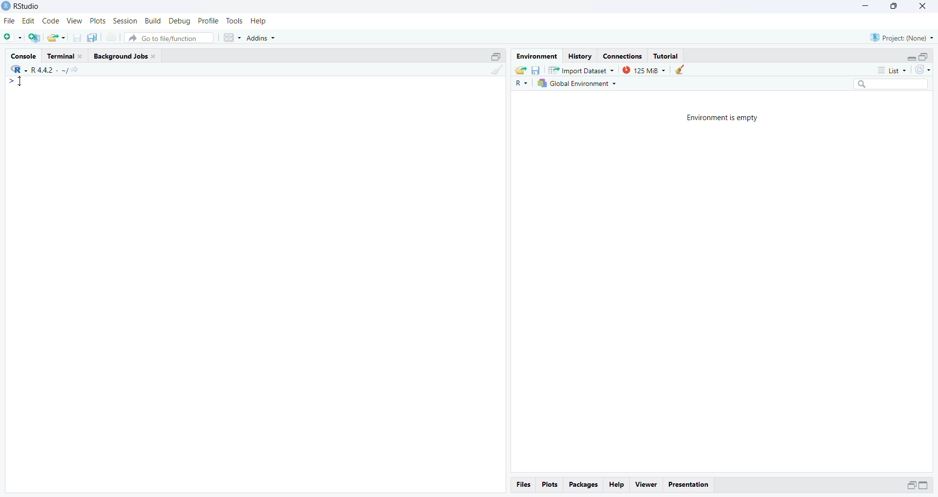 This screenshot has height=497, width=938. Describe the element at coordinates (18, 83) in the screenshot. I see `cursor` at that location.